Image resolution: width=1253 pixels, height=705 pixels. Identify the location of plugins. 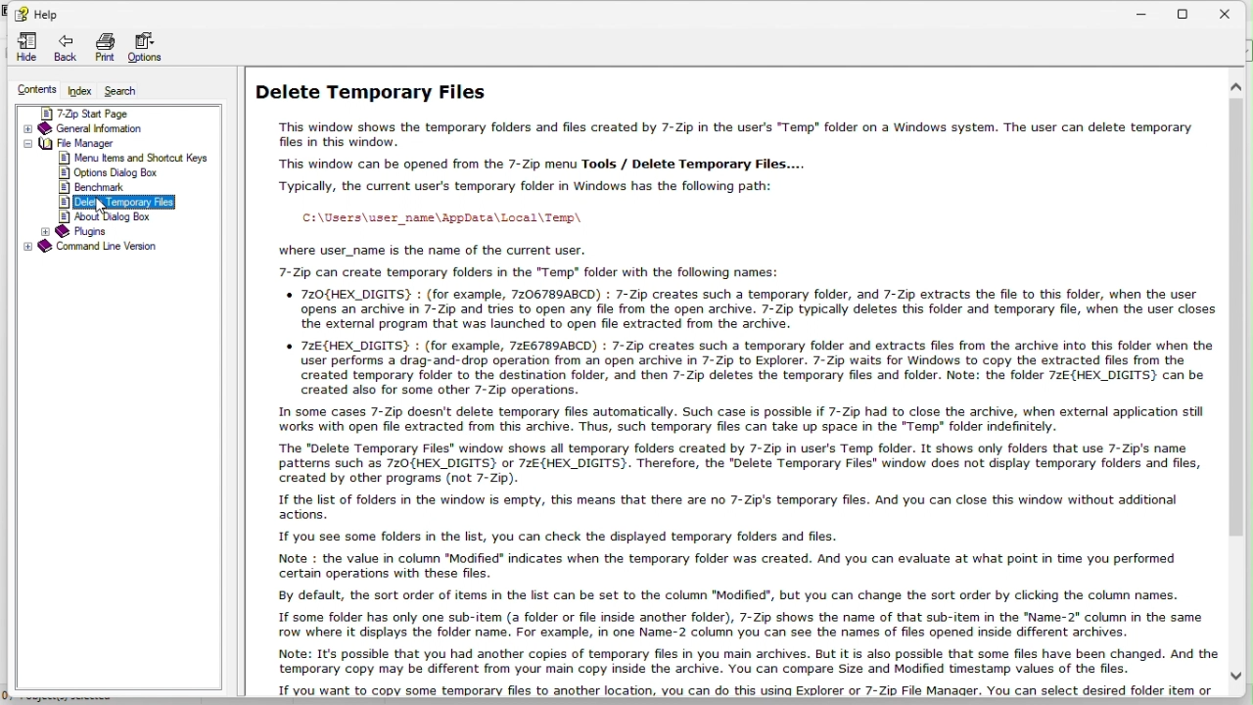
(89, 231).